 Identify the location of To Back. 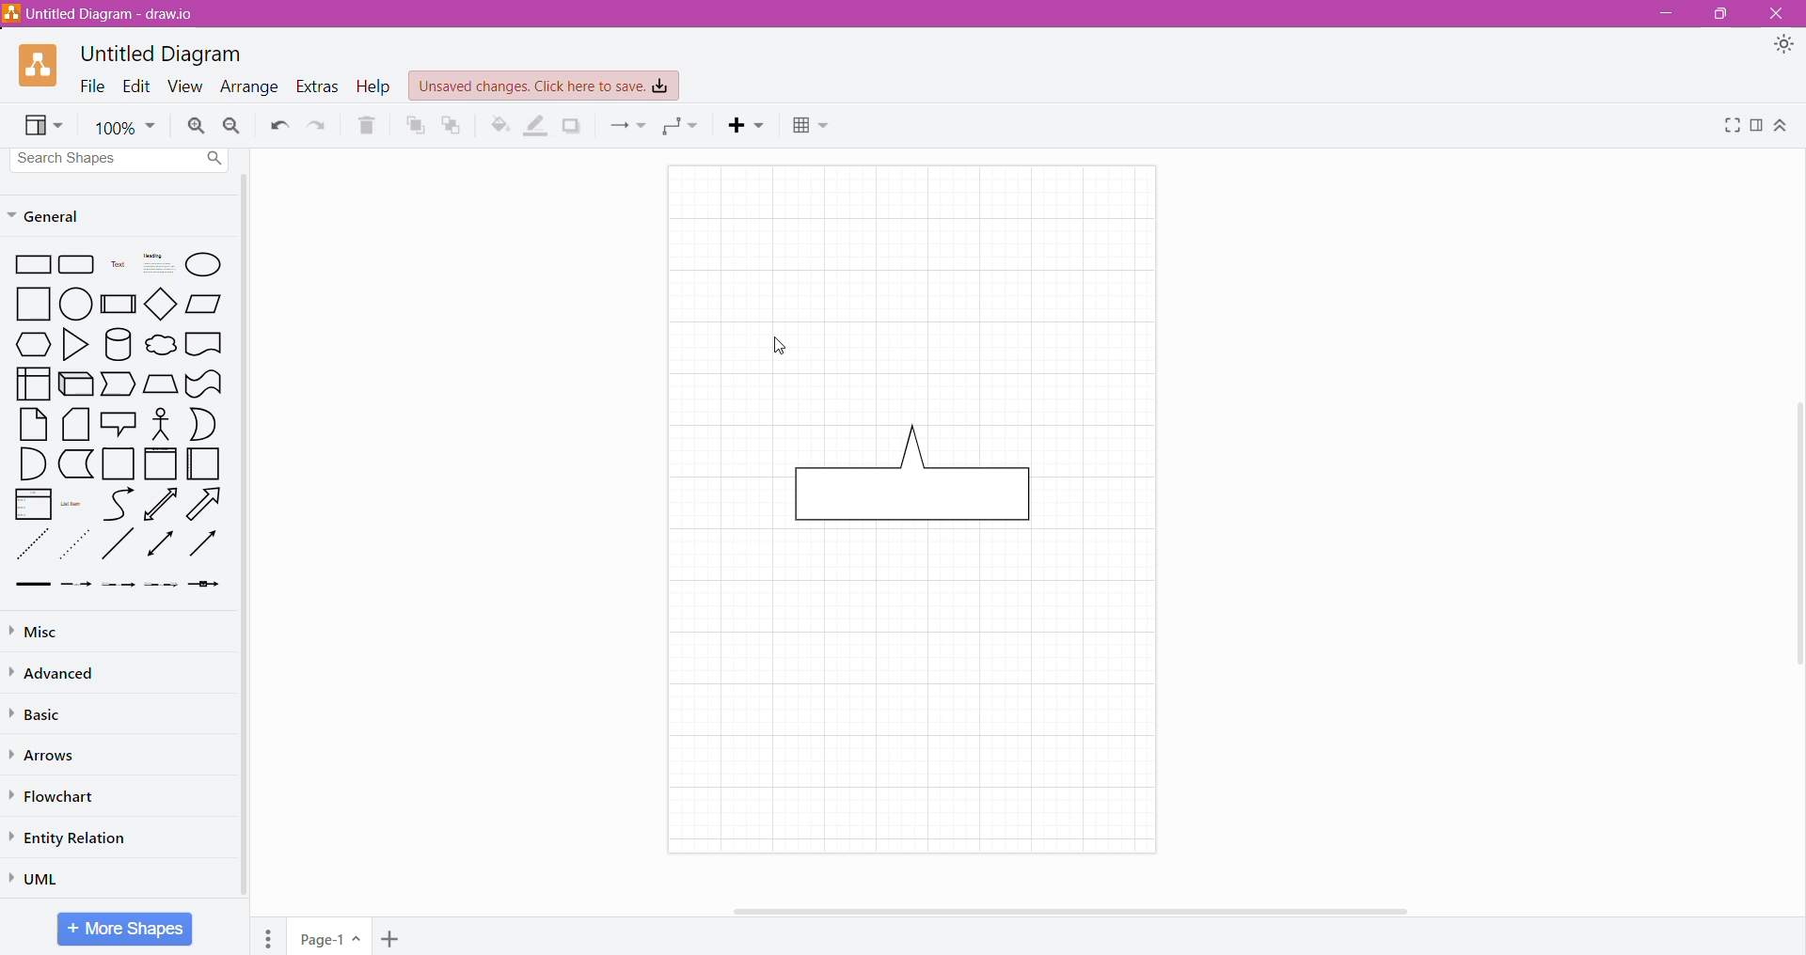
(453, 126).